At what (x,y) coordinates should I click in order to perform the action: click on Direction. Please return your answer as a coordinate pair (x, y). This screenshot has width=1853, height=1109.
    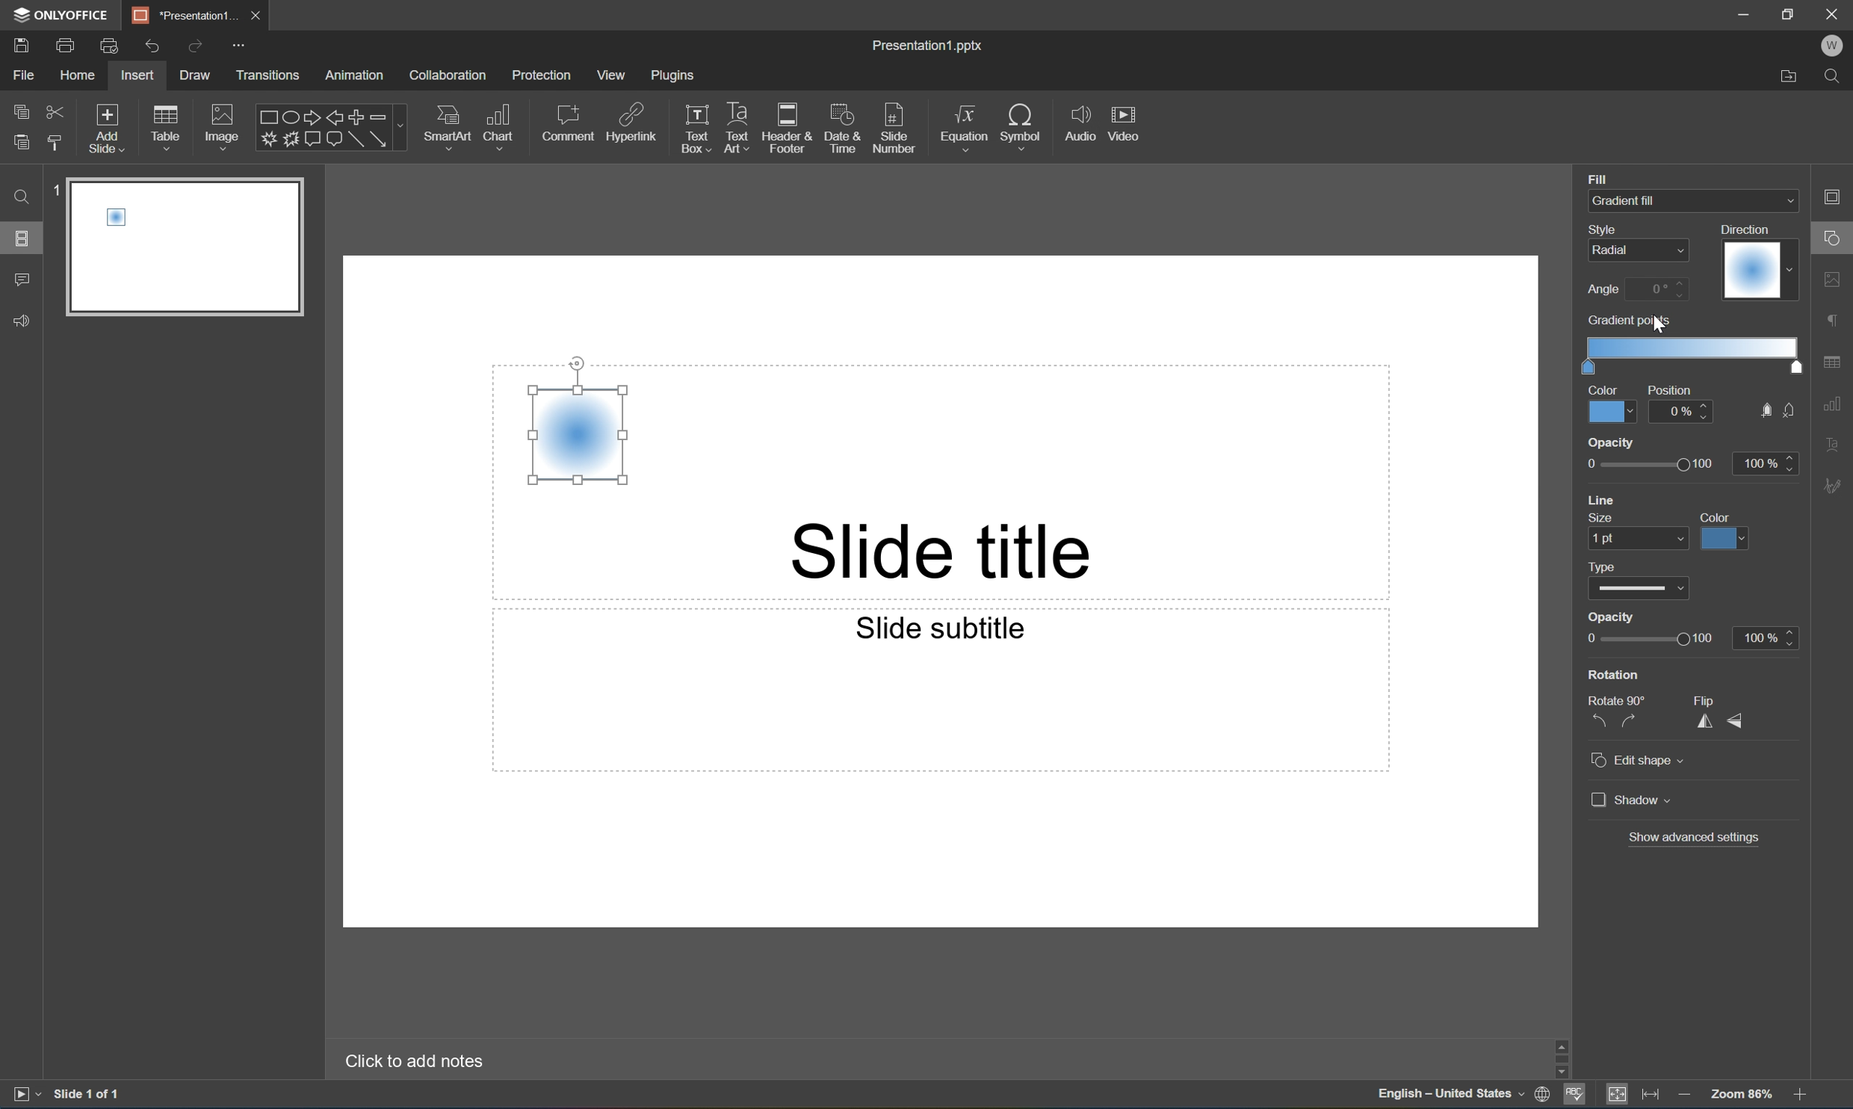
    Looking at the image, I should click on (1757, 262).